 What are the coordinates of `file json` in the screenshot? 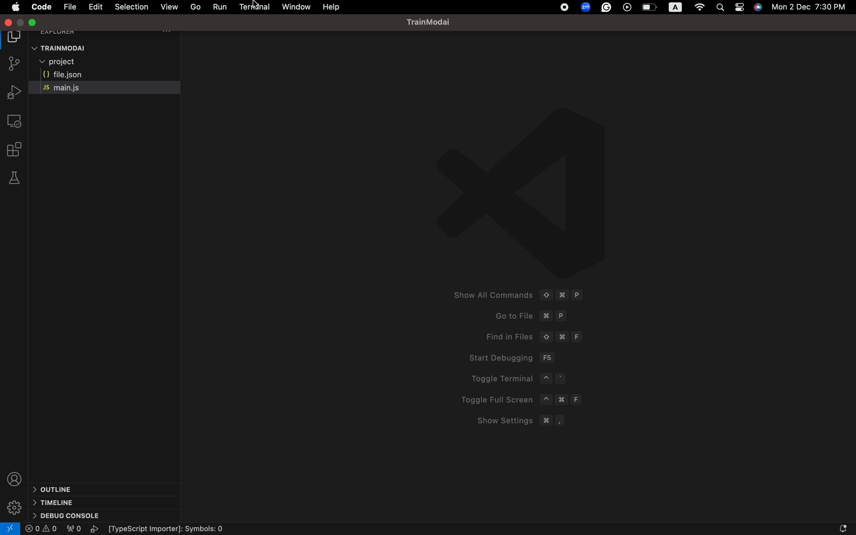 It's located at (62, 74).